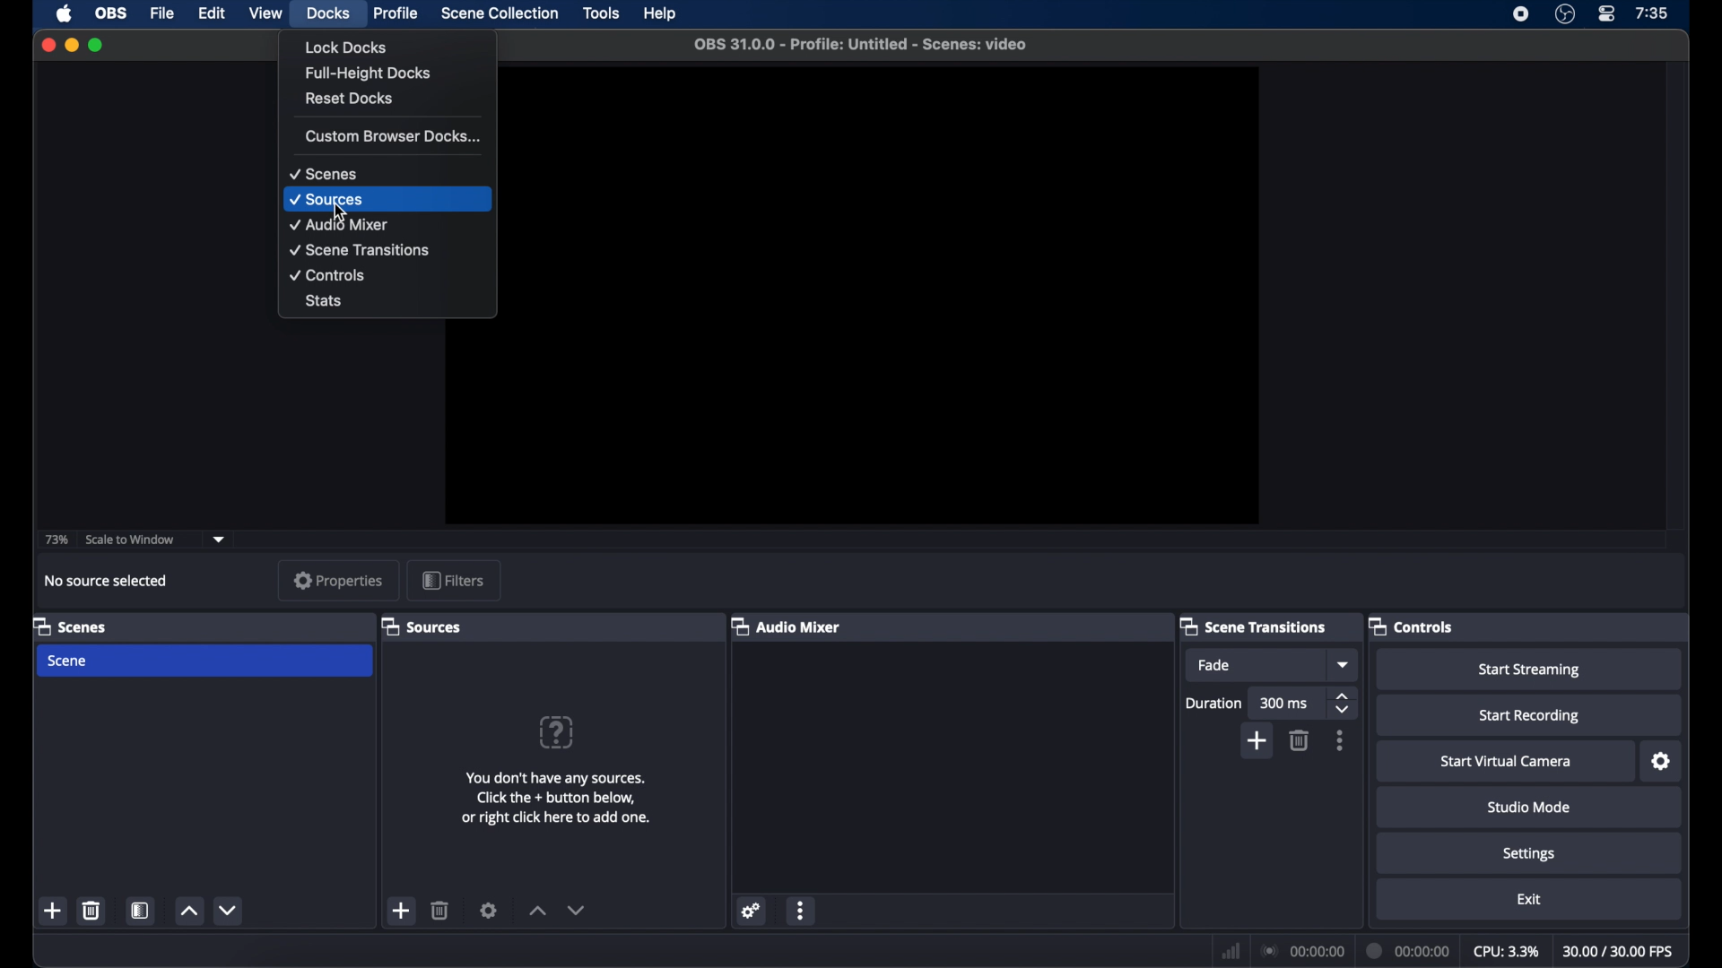  I want to click on scene, so click(205, 661).